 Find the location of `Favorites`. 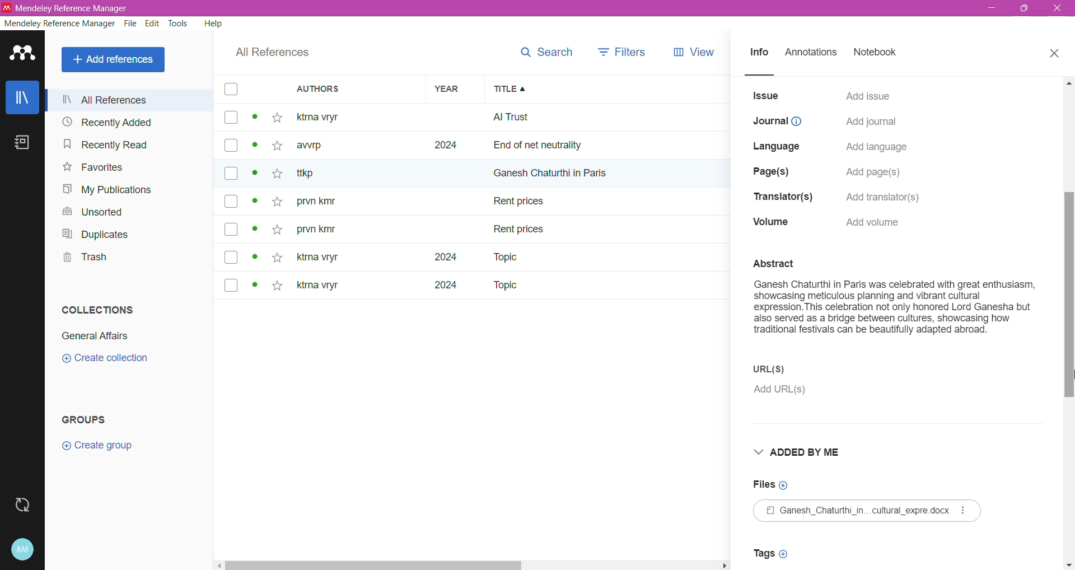

Favorites is located at coordinates (92, 168).